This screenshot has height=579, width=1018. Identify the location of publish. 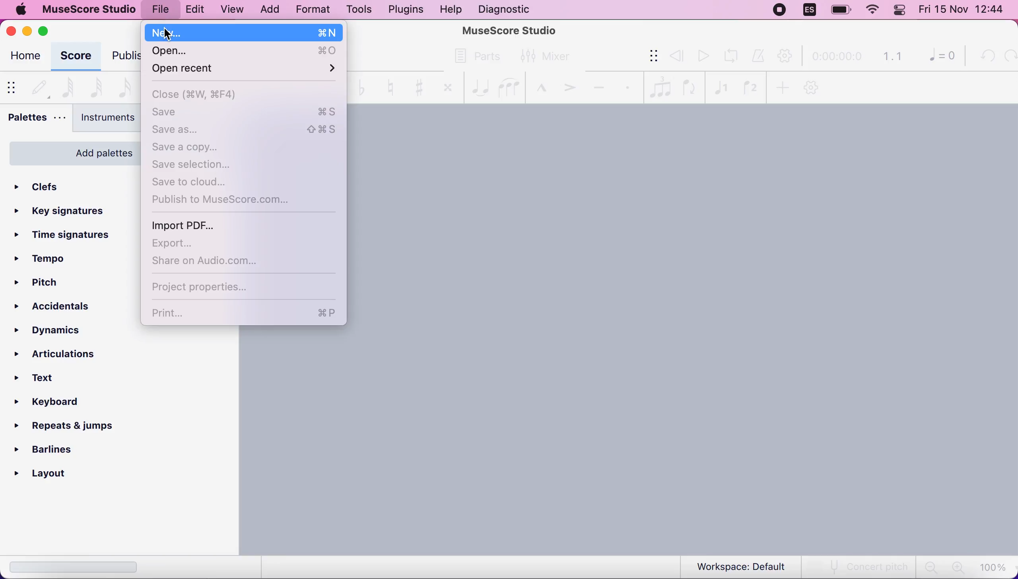
(123, 55).